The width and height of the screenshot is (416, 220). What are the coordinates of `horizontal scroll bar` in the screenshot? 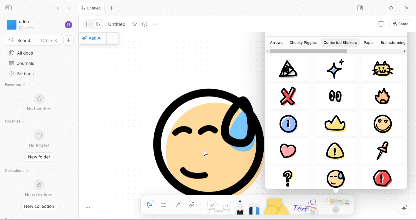 It's located at (309, 51).